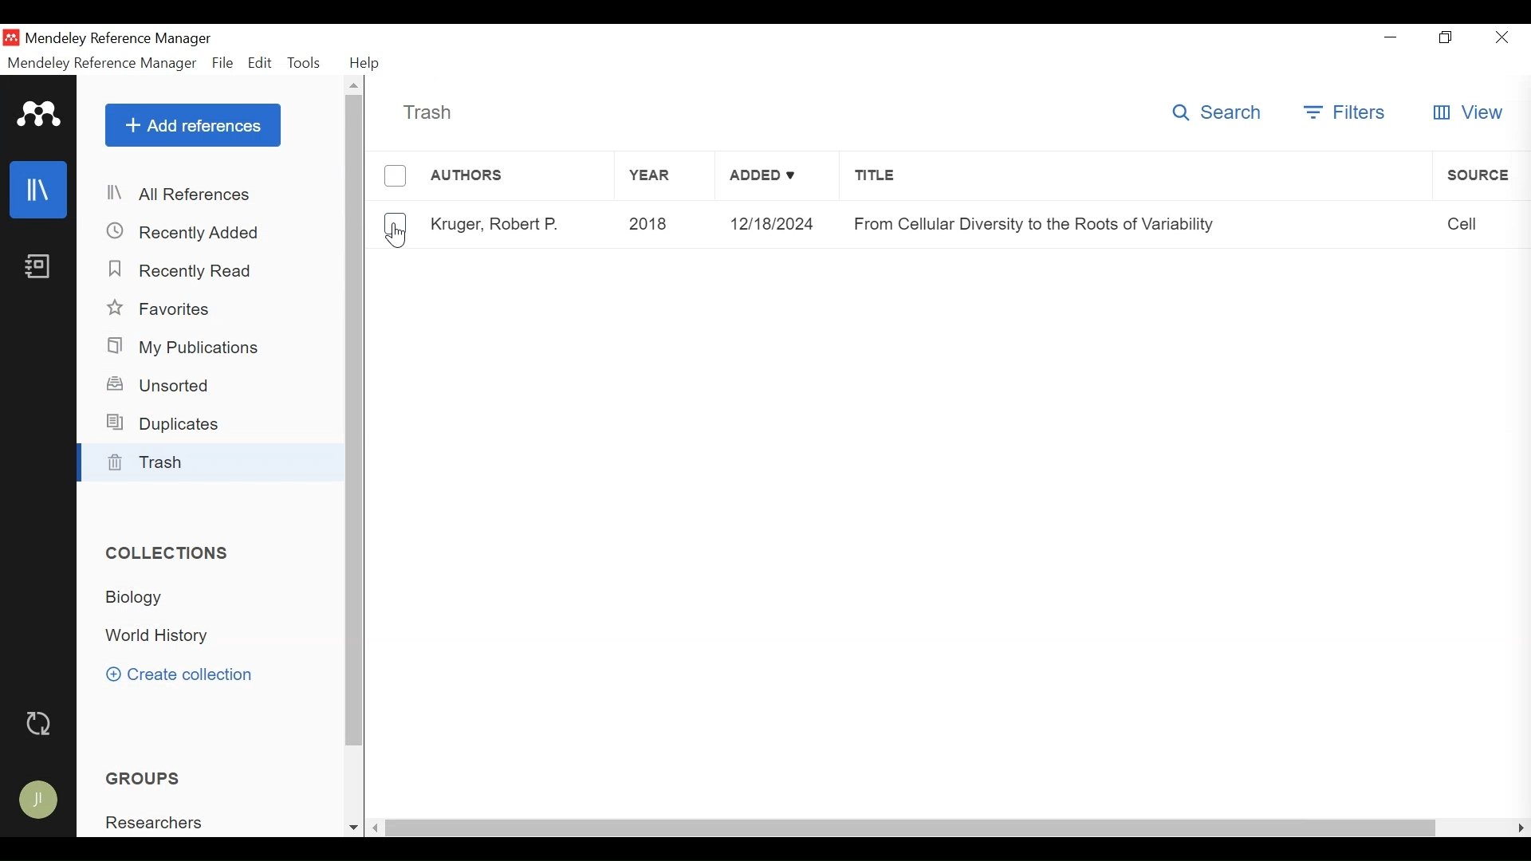 Image resolution: width=1531 pixels, height=861 pixels. What do you see at coordinates (40, 188) in the screenshot?
I see `Library` at bounding box center [40, 188].